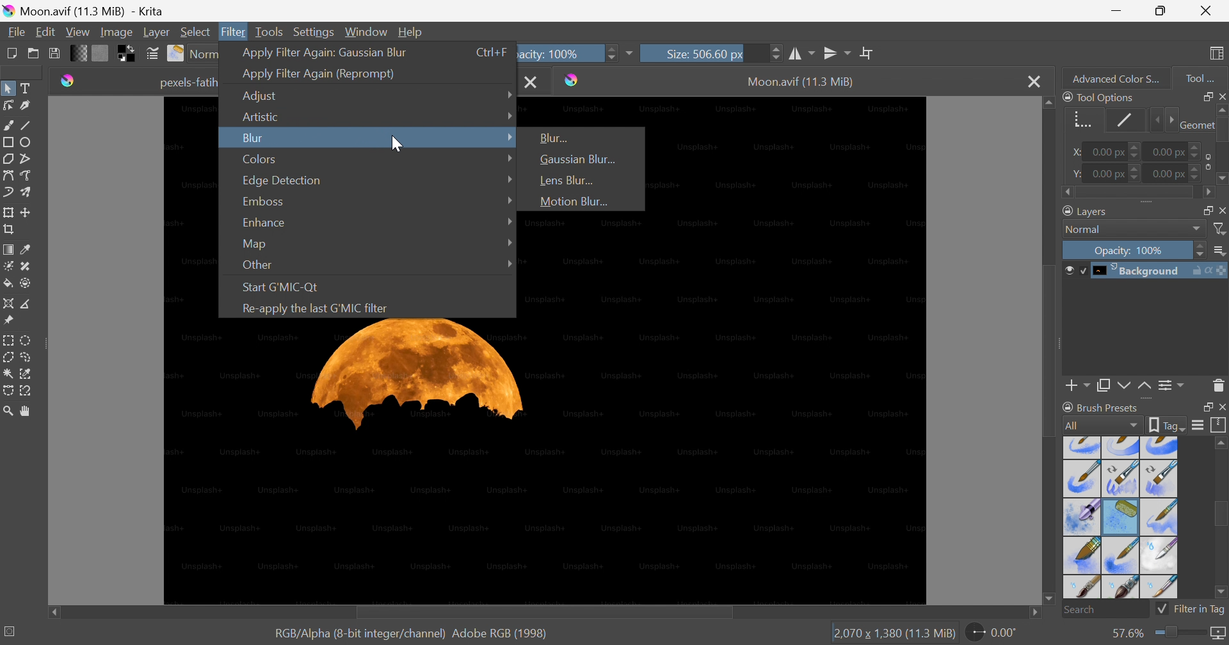  I want to click on Text tool, so click(25, 88).